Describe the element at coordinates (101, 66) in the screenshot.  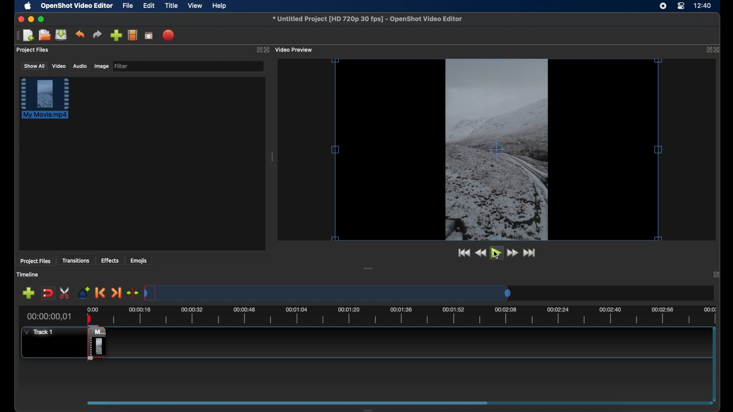
I see `image` at that location.